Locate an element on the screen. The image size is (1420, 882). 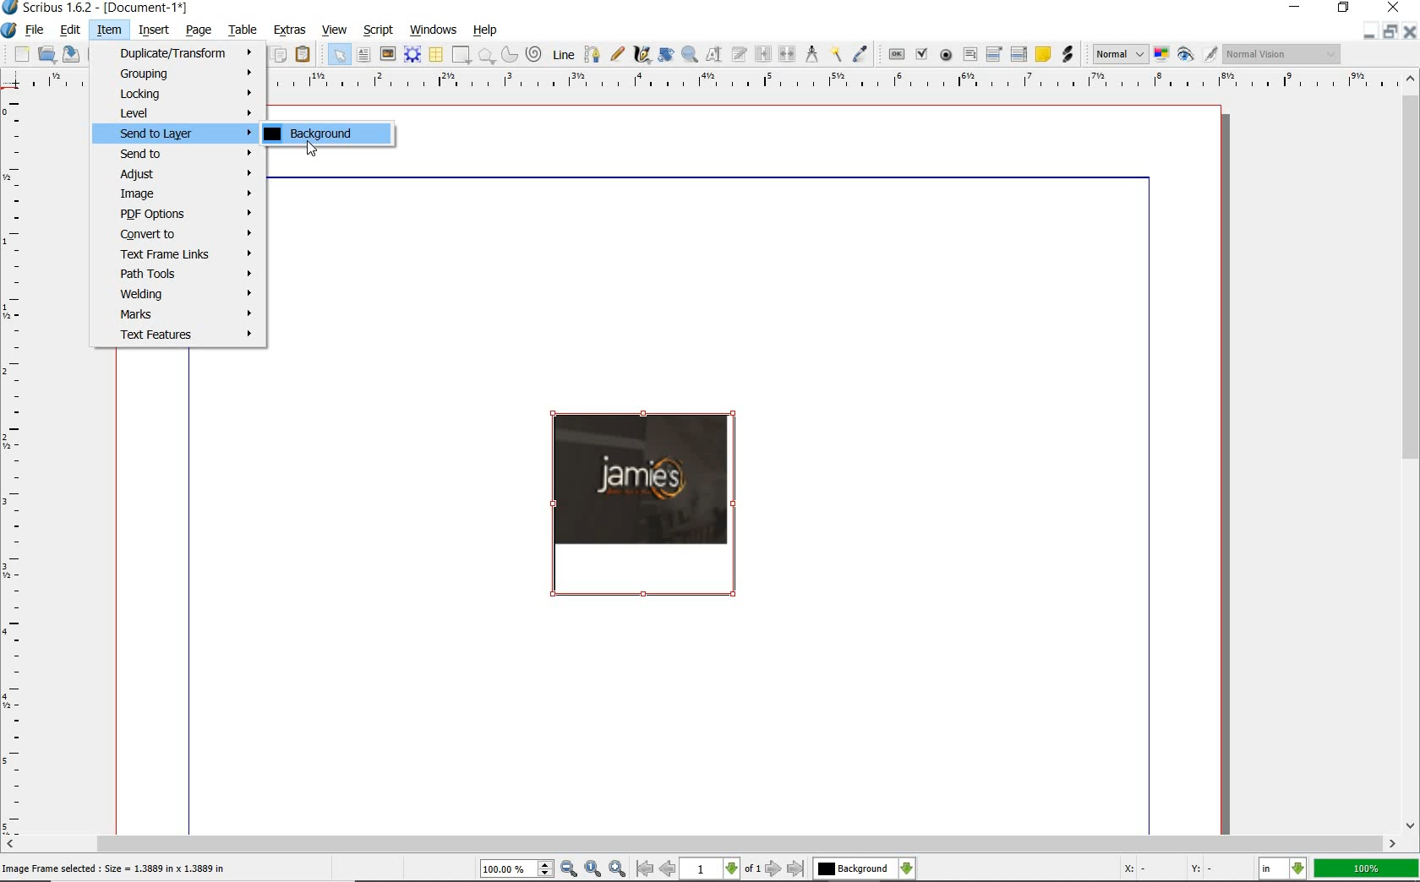
extras is located at coordinates (290, 30).